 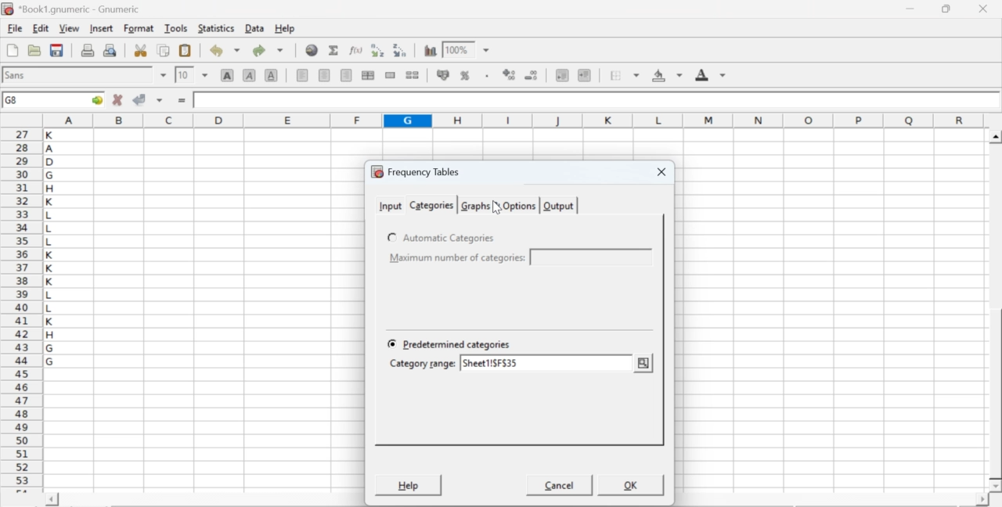 What do you see at coordinates (391, 75) in the screenshot?
I see `merge a range of cells` at bounding box center [391, 75].